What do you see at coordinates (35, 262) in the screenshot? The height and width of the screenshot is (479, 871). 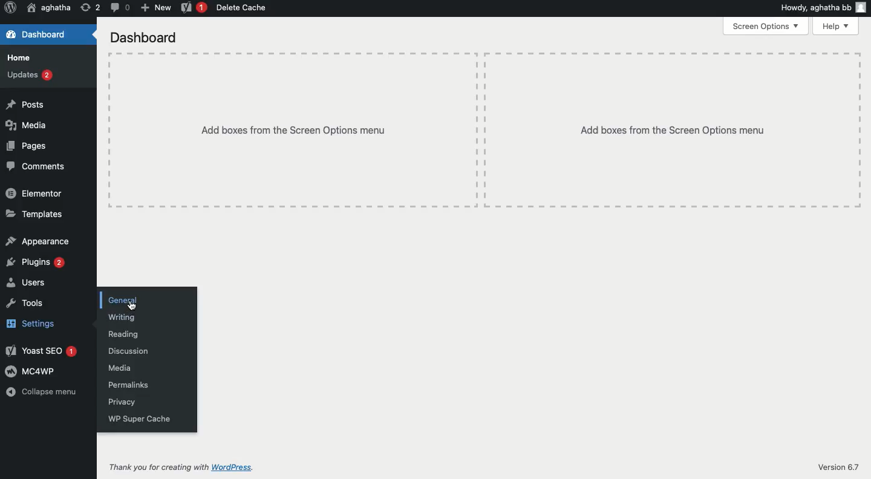 I see `Plugins` at bounding box center [35, 262].